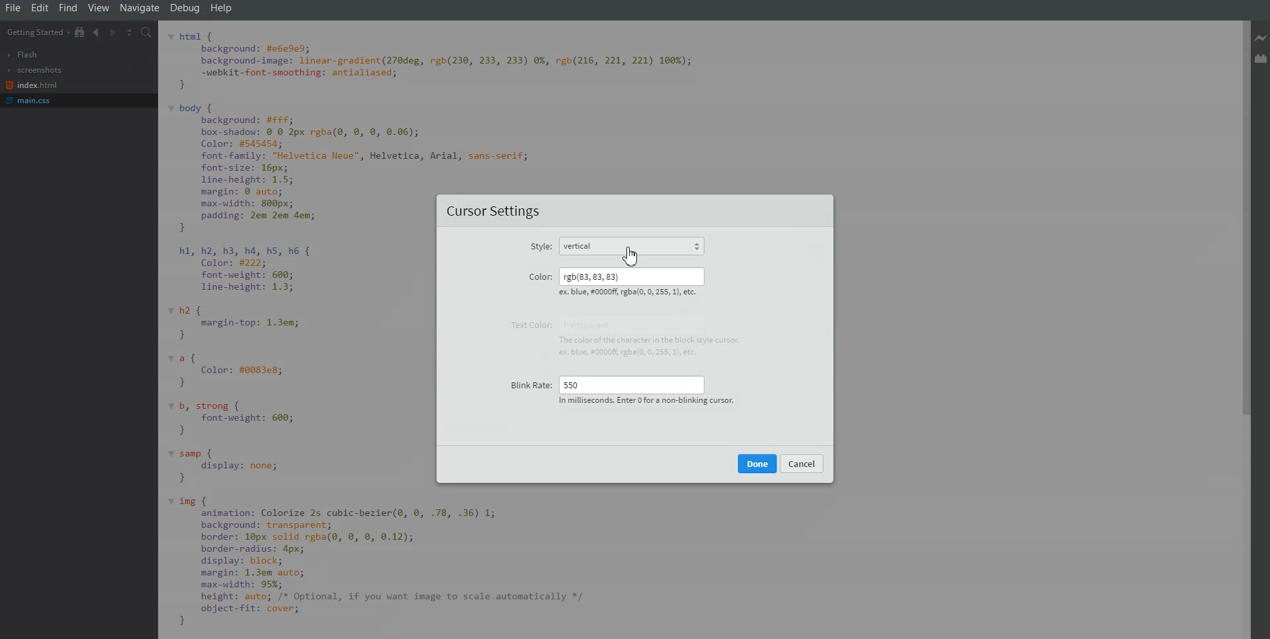 The height and width of the screenshot is (639, 1270). I want to click on 550, so click(631, 383).